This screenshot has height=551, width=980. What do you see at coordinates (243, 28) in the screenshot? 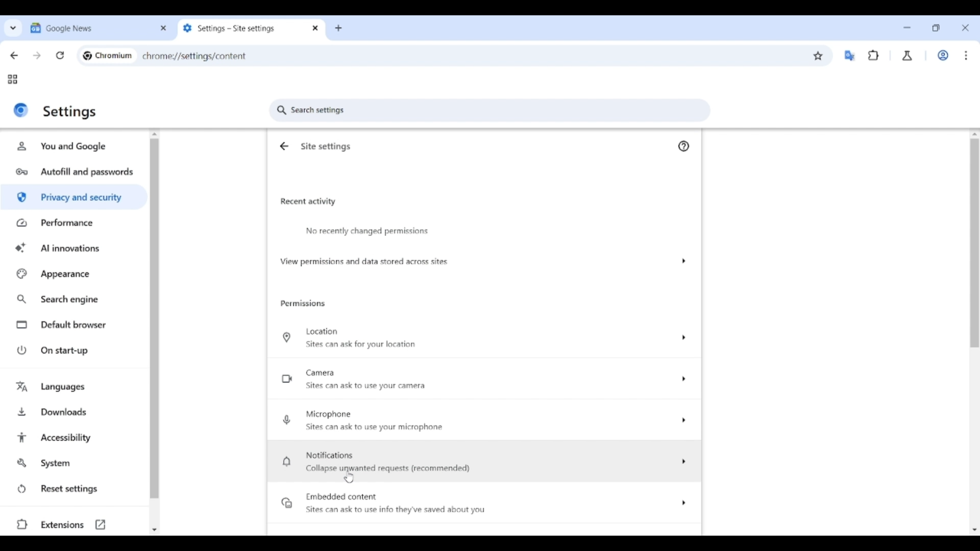
I see `Tab 2 changed` at bounding box center [243, 28].